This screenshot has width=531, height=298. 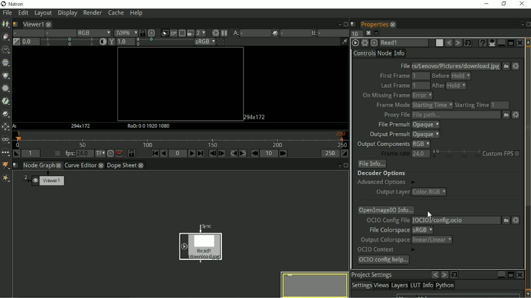 I want to click on File, so click(x=6, y=13).